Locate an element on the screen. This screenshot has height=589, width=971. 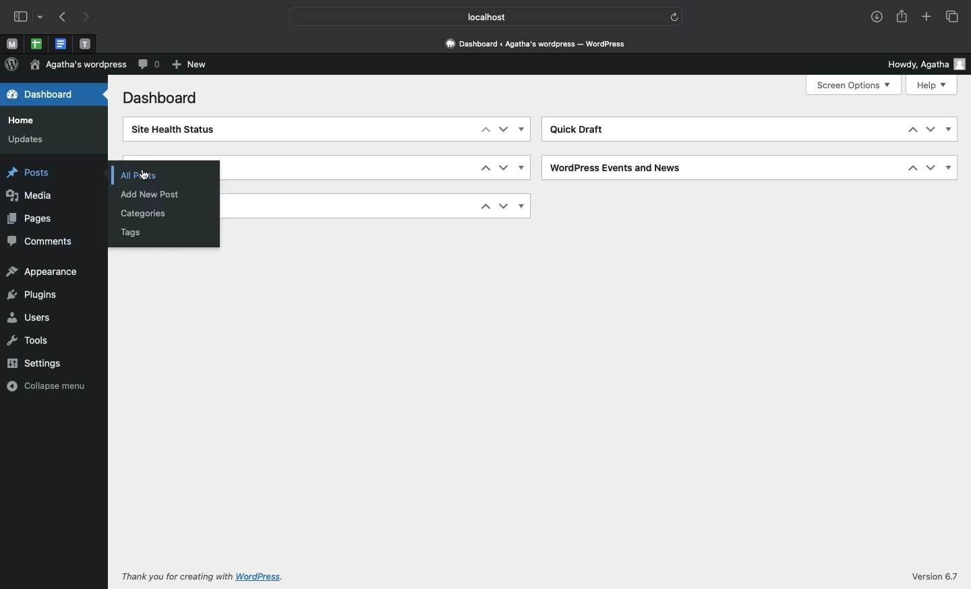
Version 6.7 is located at coordinates (933, 578).